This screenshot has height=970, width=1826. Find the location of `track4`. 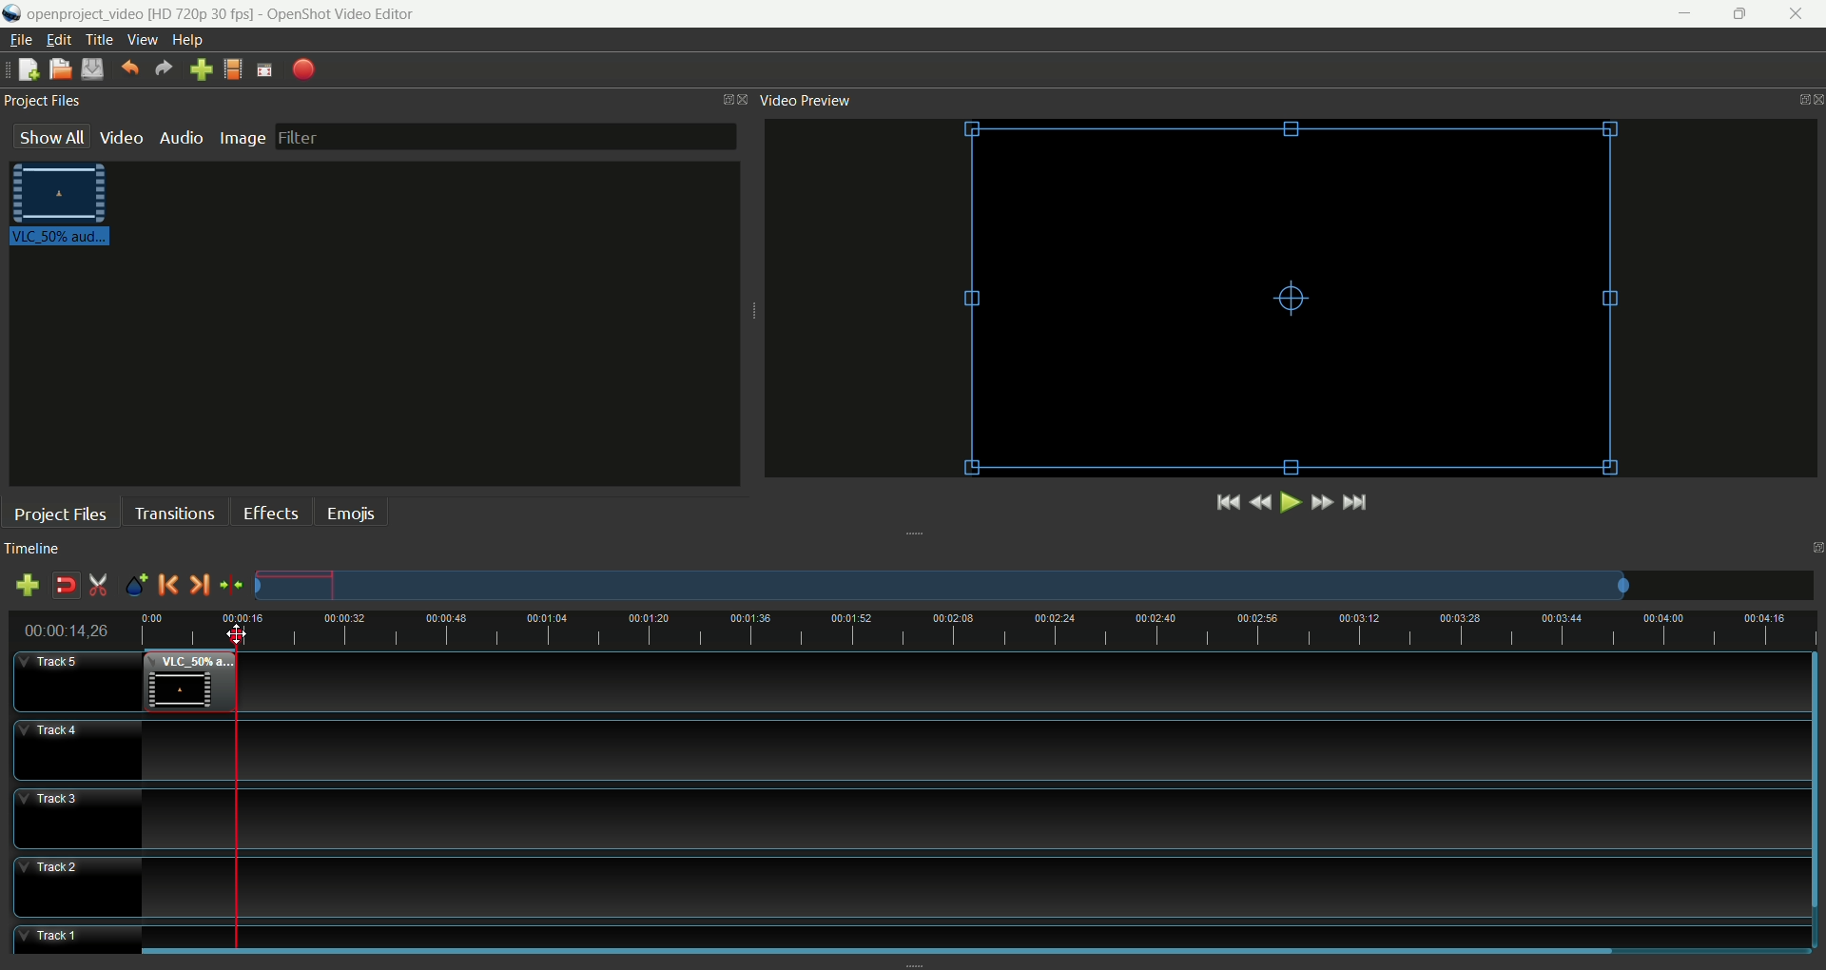

track4 is located at coordinates (77, 749).